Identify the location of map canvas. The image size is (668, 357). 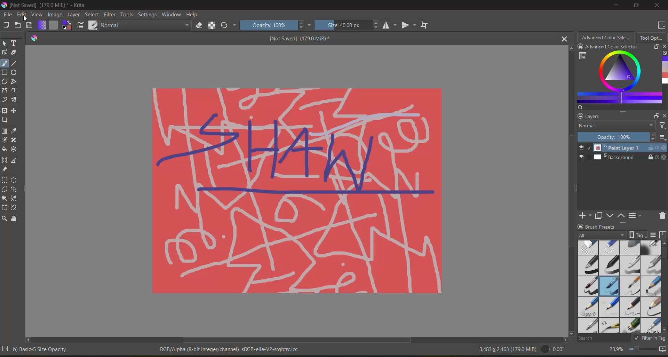
(663, 349).